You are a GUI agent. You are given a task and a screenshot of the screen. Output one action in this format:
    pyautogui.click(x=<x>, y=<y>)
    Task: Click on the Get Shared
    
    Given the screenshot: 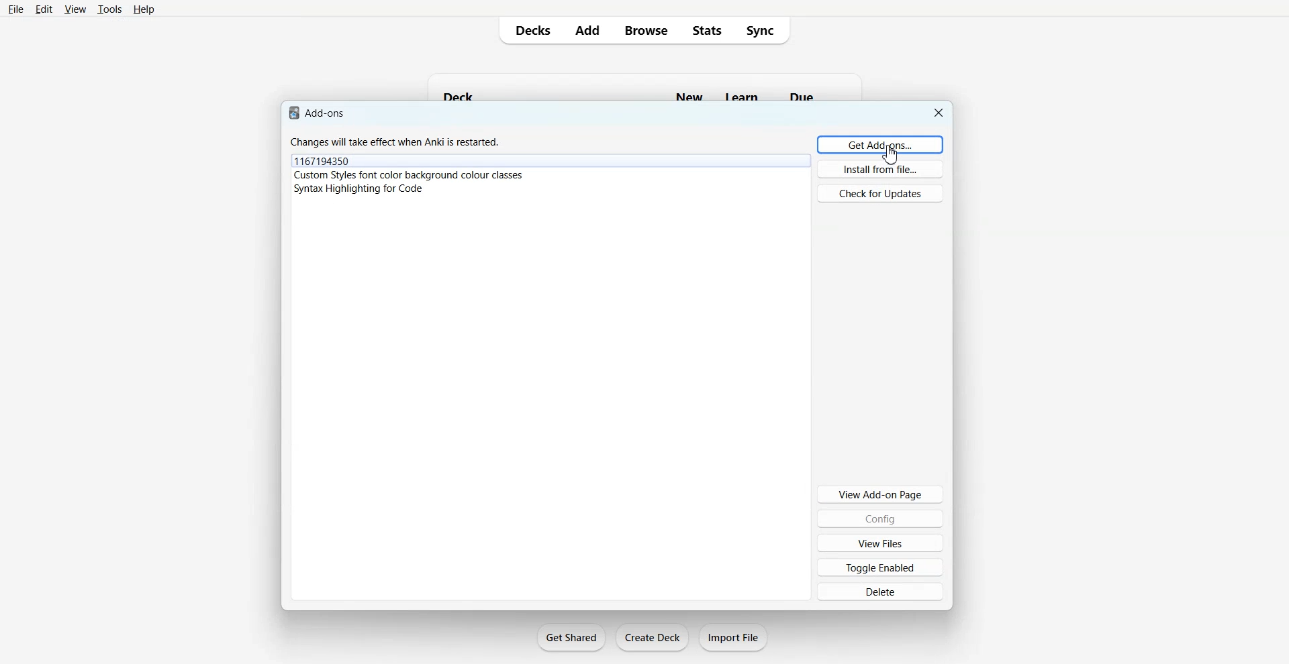 What is the action you would take?
    pyautogui.click(x=571, y=637)
    